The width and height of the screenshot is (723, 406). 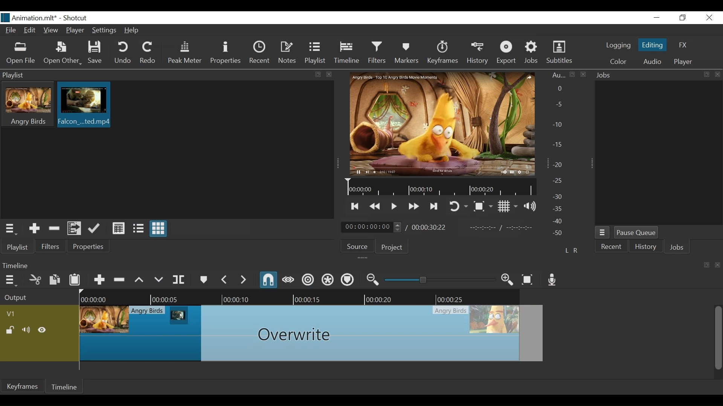 What do you see at coordinates (301, 297) in the screenshot?
I see `Timeline` at bounding box center [301, 297].